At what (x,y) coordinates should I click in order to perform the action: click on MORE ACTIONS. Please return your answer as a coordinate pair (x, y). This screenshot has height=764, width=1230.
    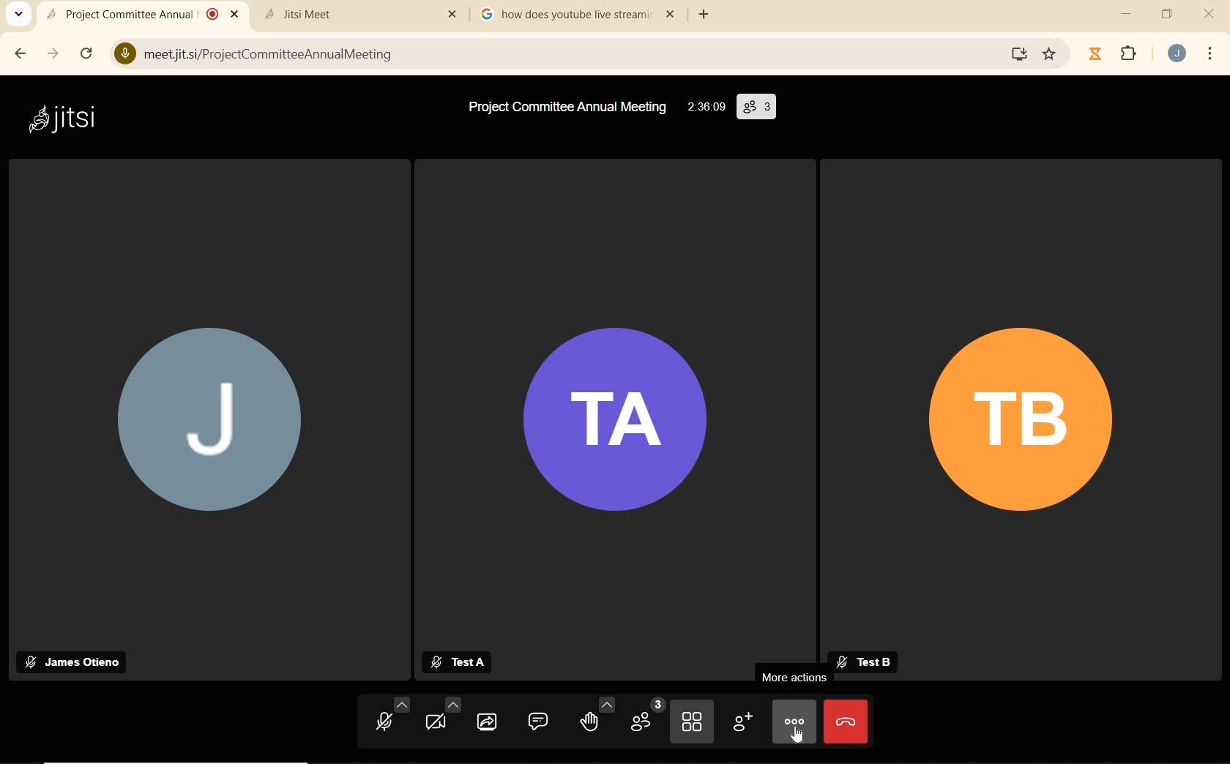
    Looking at the image, I should click on (794, 678).